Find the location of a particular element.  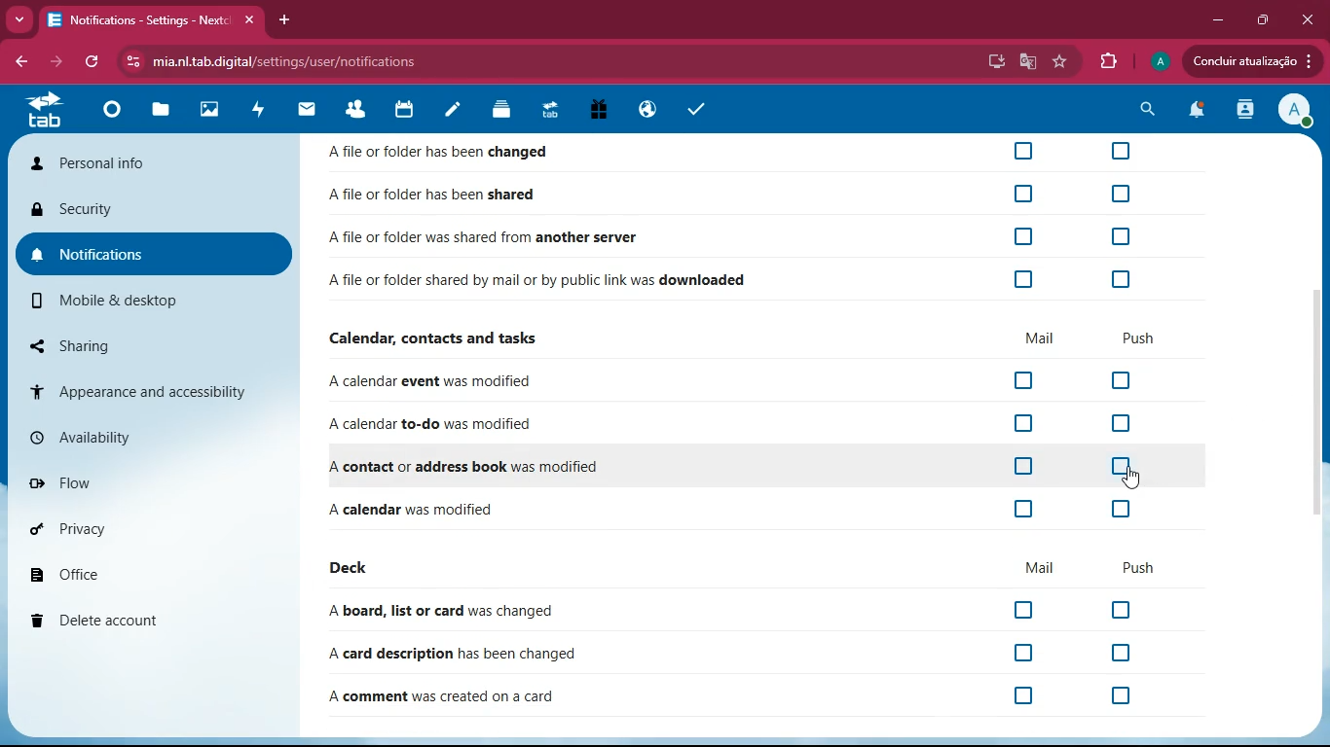

Notifications - Settings - Nextc  is located at coordinates (152, 20).